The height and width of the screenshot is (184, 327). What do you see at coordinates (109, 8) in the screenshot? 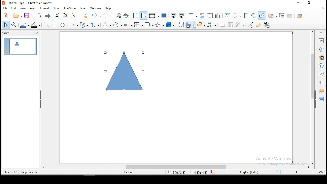
I see `help` at bounding box center [109, 8].